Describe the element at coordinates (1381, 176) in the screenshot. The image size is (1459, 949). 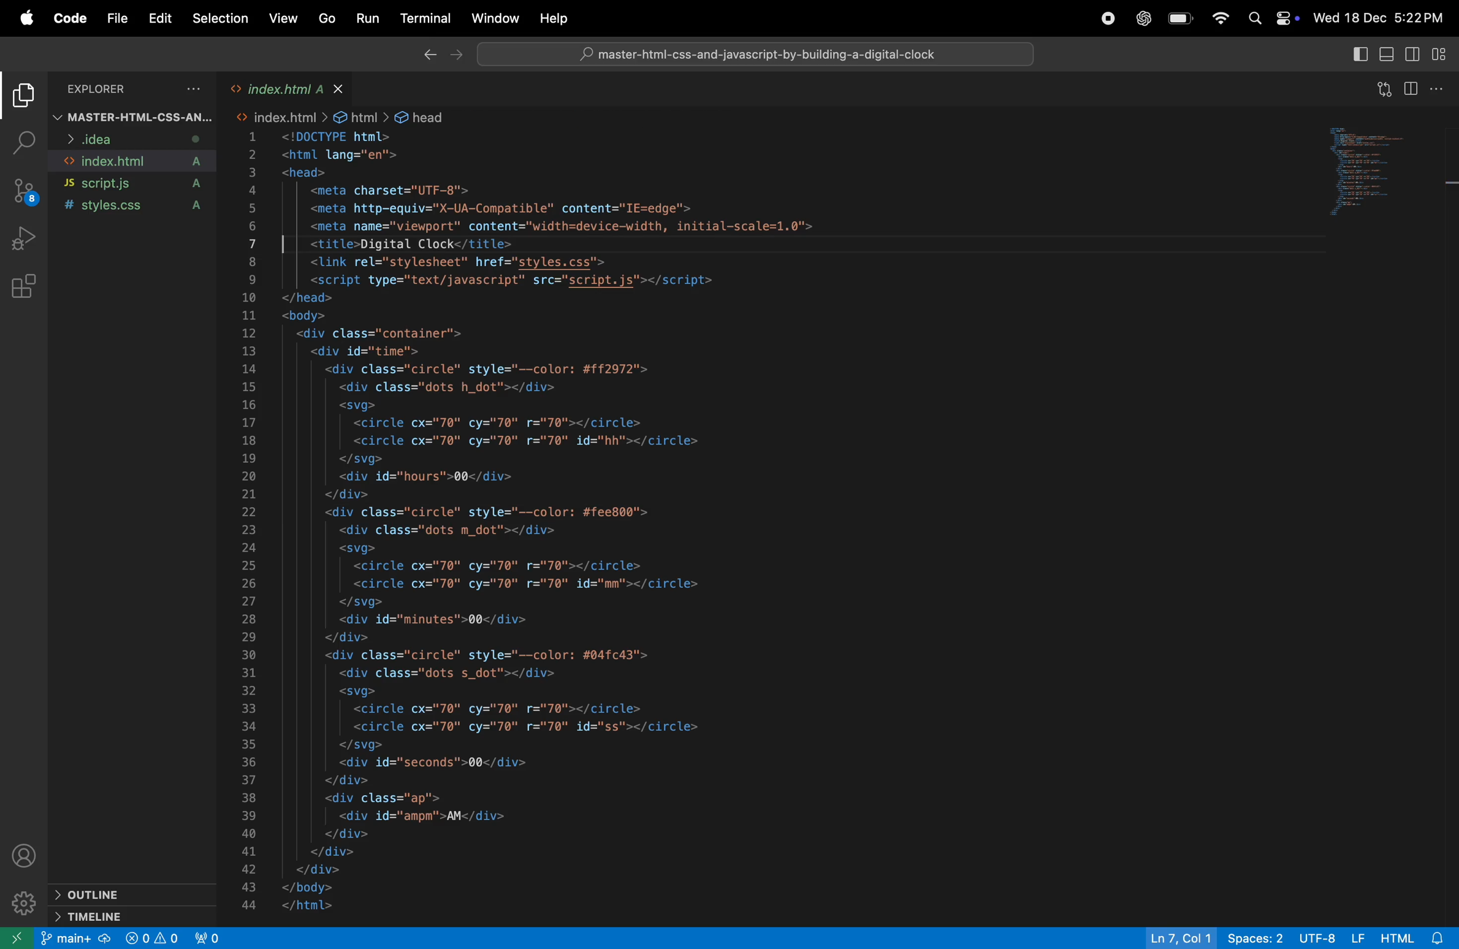
I see `code window` at that location.